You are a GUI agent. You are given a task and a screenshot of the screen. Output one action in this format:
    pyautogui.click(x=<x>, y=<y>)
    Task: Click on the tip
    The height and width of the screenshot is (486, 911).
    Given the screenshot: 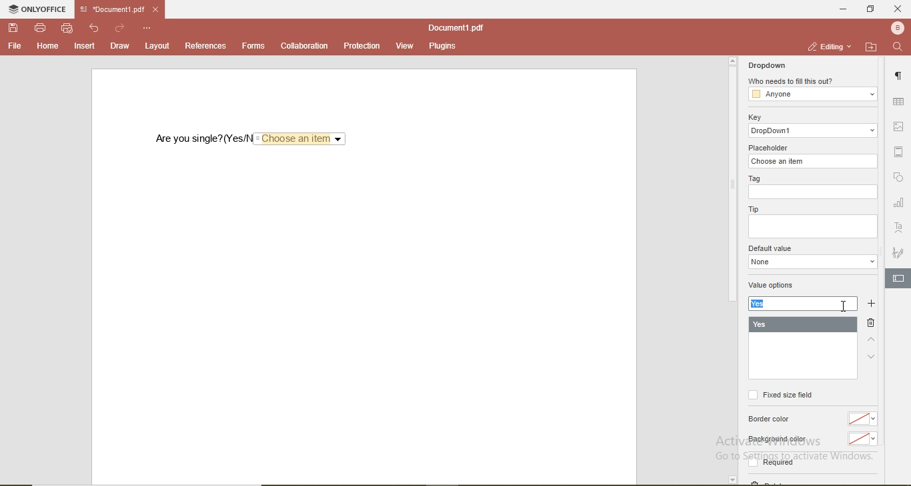 What is the action you would take?
    pyautogui.click(x=753, y=208)
    